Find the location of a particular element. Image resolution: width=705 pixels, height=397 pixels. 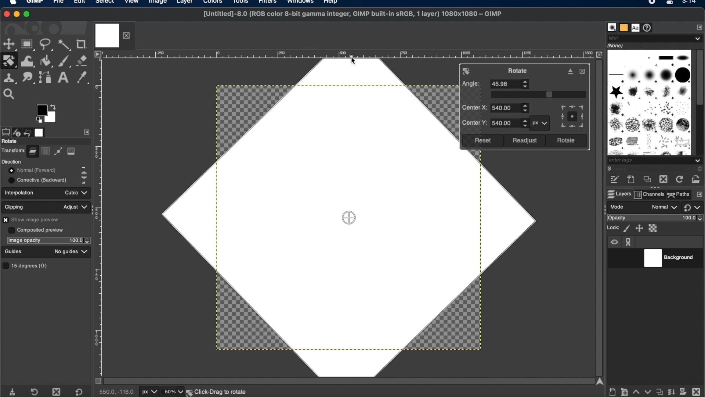

filter dropdown is located at coordinates (655, 38).